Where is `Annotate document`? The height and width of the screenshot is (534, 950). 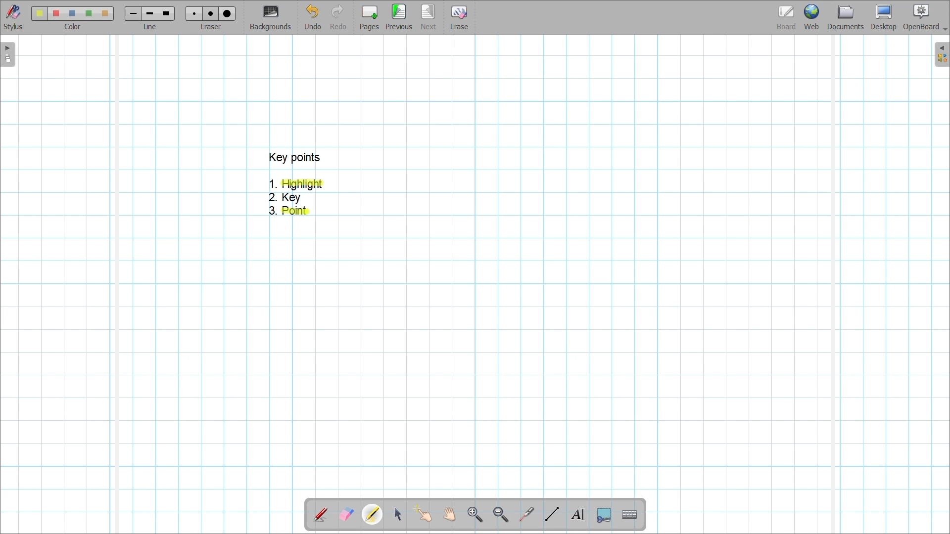
Annotate document is located at coordinates (320, 515).